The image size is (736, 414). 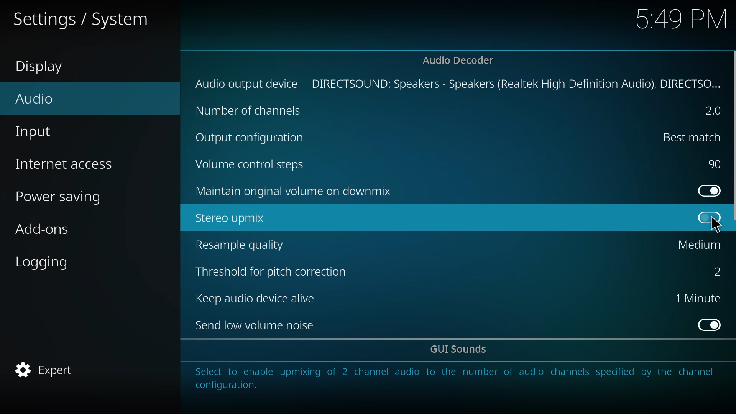 What do you see at coordinates (34, 99) in the screenshot?
I see `audio` at bounding box center [34, 99].